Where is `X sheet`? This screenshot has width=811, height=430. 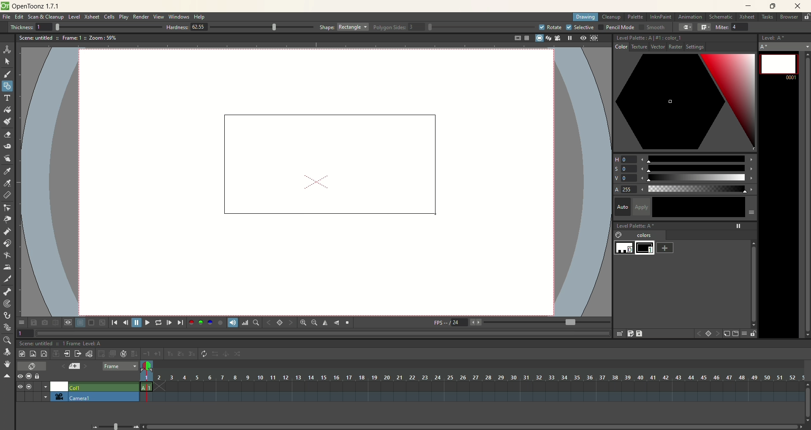 X sheet is located at coordinates (748, 17).